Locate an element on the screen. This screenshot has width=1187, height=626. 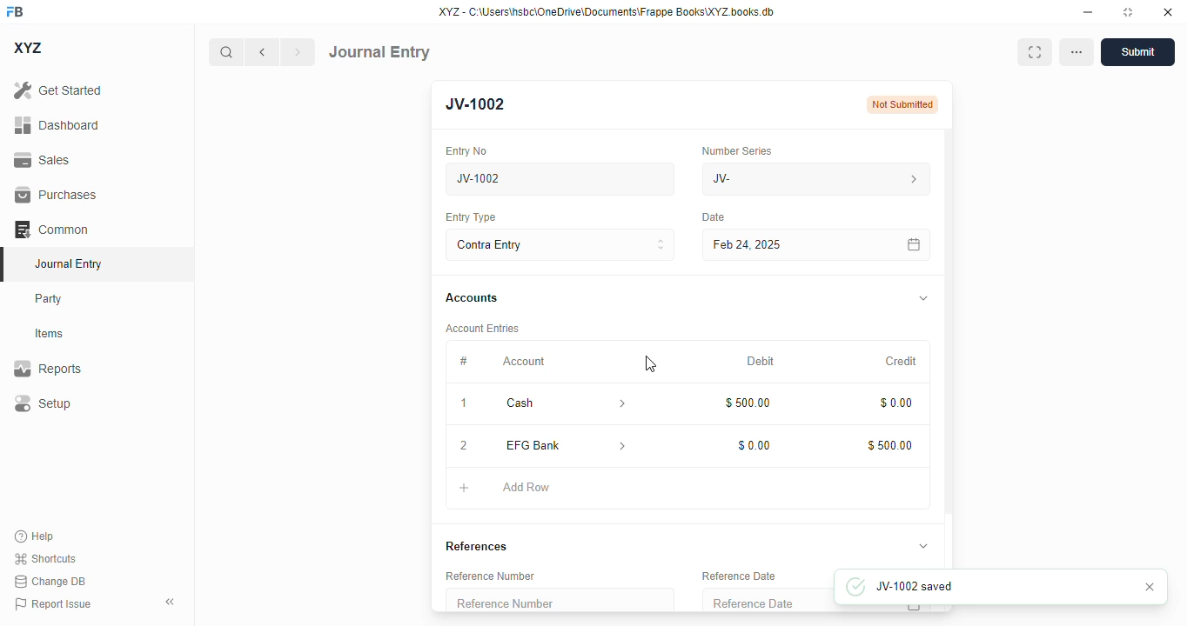
reference date is located at coordinates (766, 600).